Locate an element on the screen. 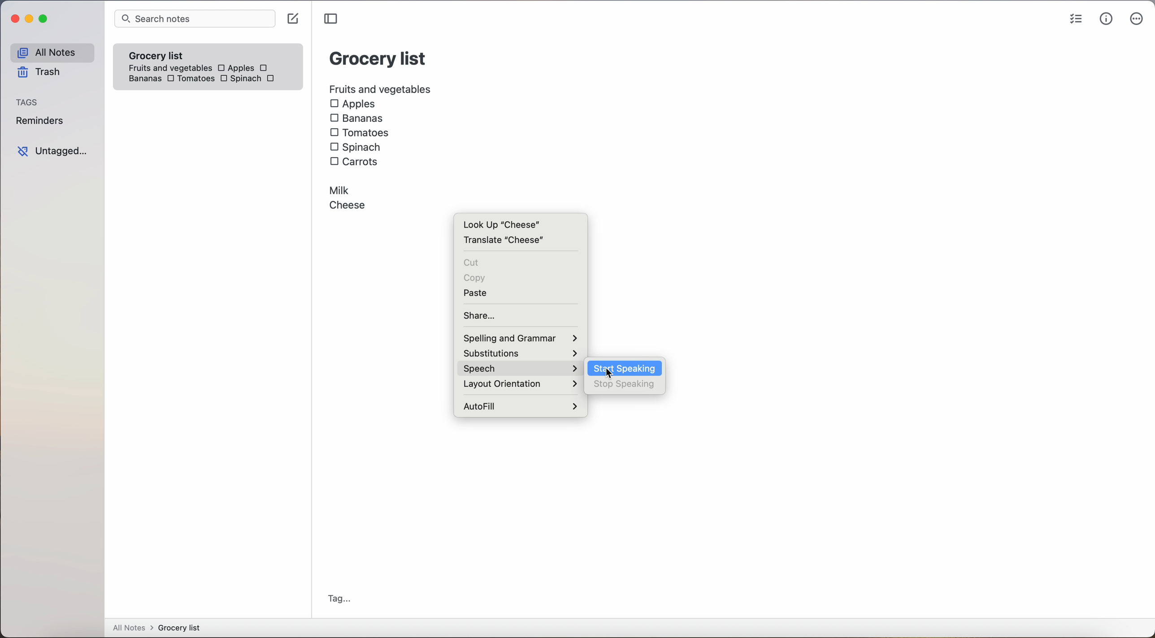 The width and height of the screenshot is (1155, 638). check list is located at coordinates (1072, 19).